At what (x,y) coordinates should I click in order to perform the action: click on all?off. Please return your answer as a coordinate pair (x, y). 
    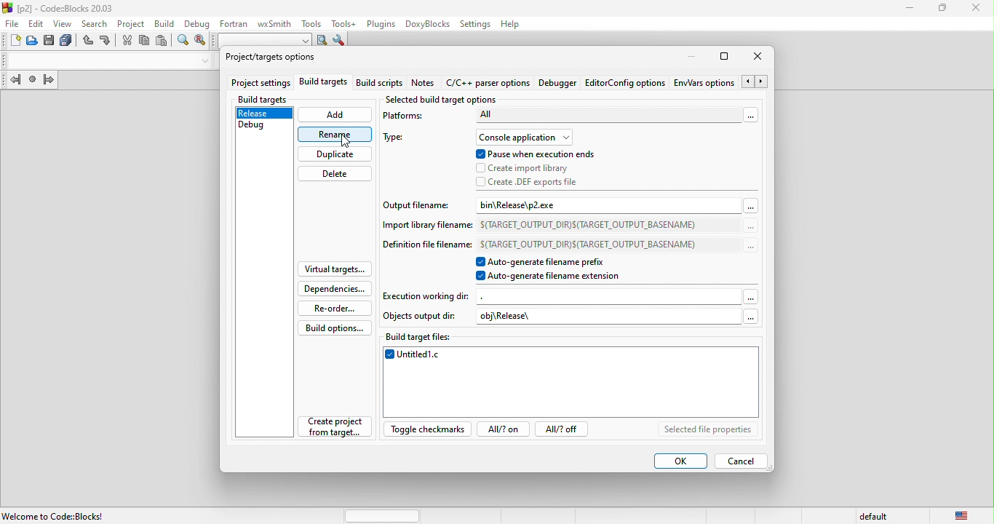
    Looking at the image, I should click on (565, 430).